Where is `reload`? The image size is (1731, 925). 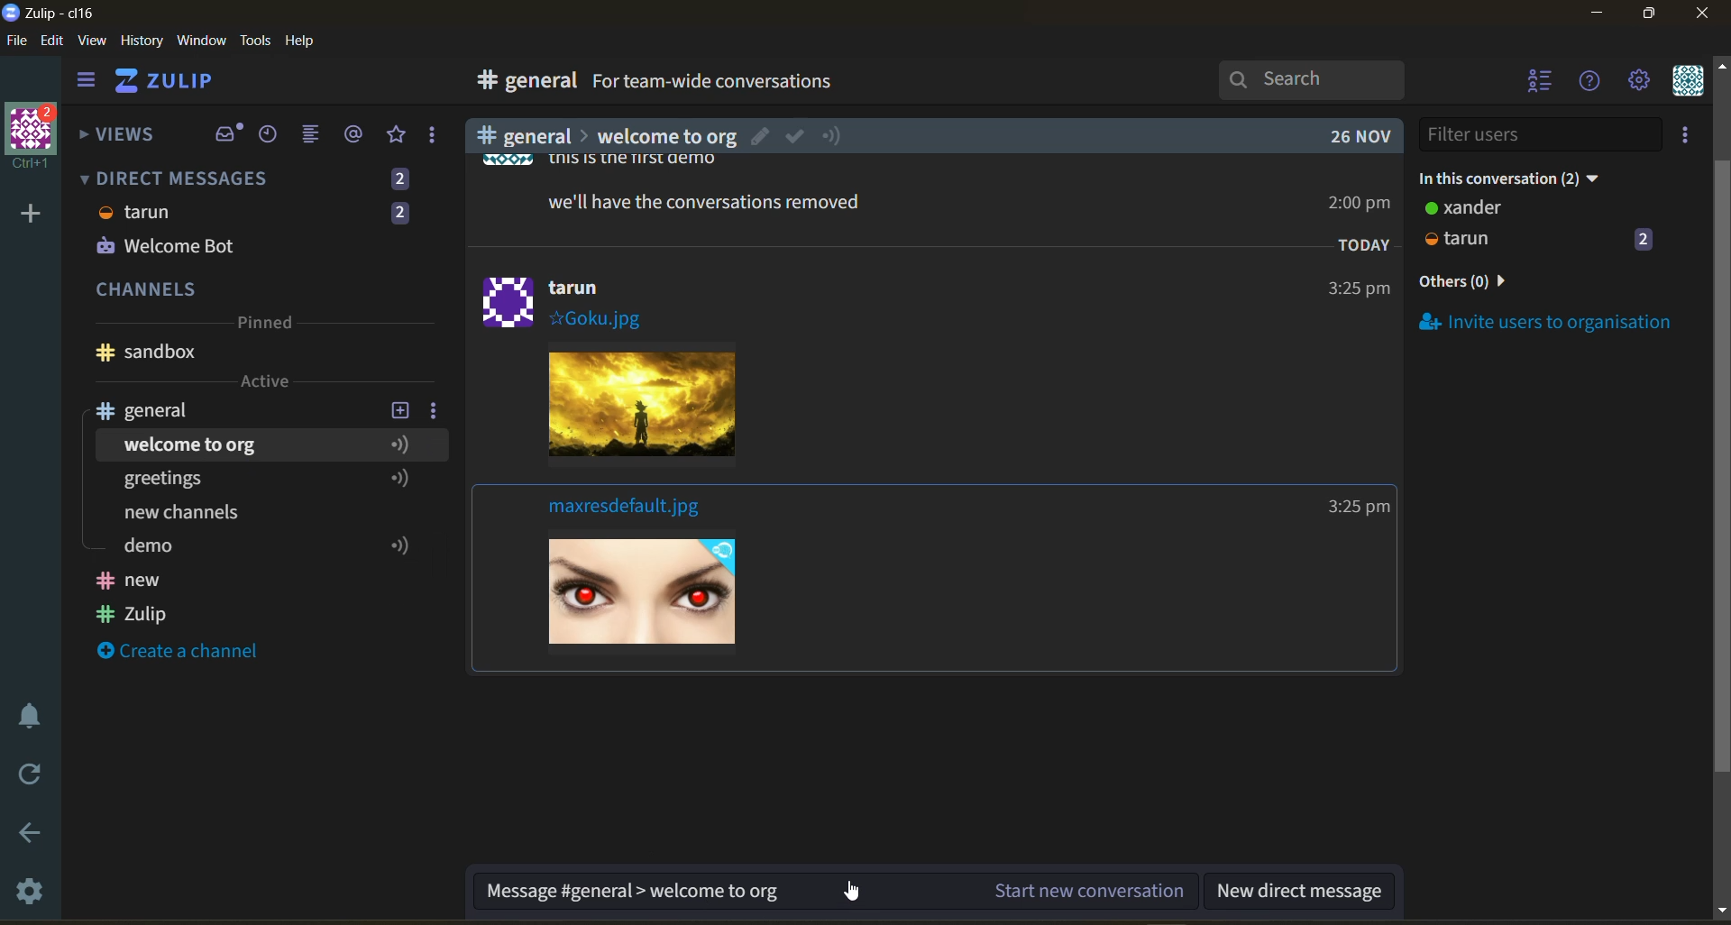
reload is located at coordinates (25, 774).